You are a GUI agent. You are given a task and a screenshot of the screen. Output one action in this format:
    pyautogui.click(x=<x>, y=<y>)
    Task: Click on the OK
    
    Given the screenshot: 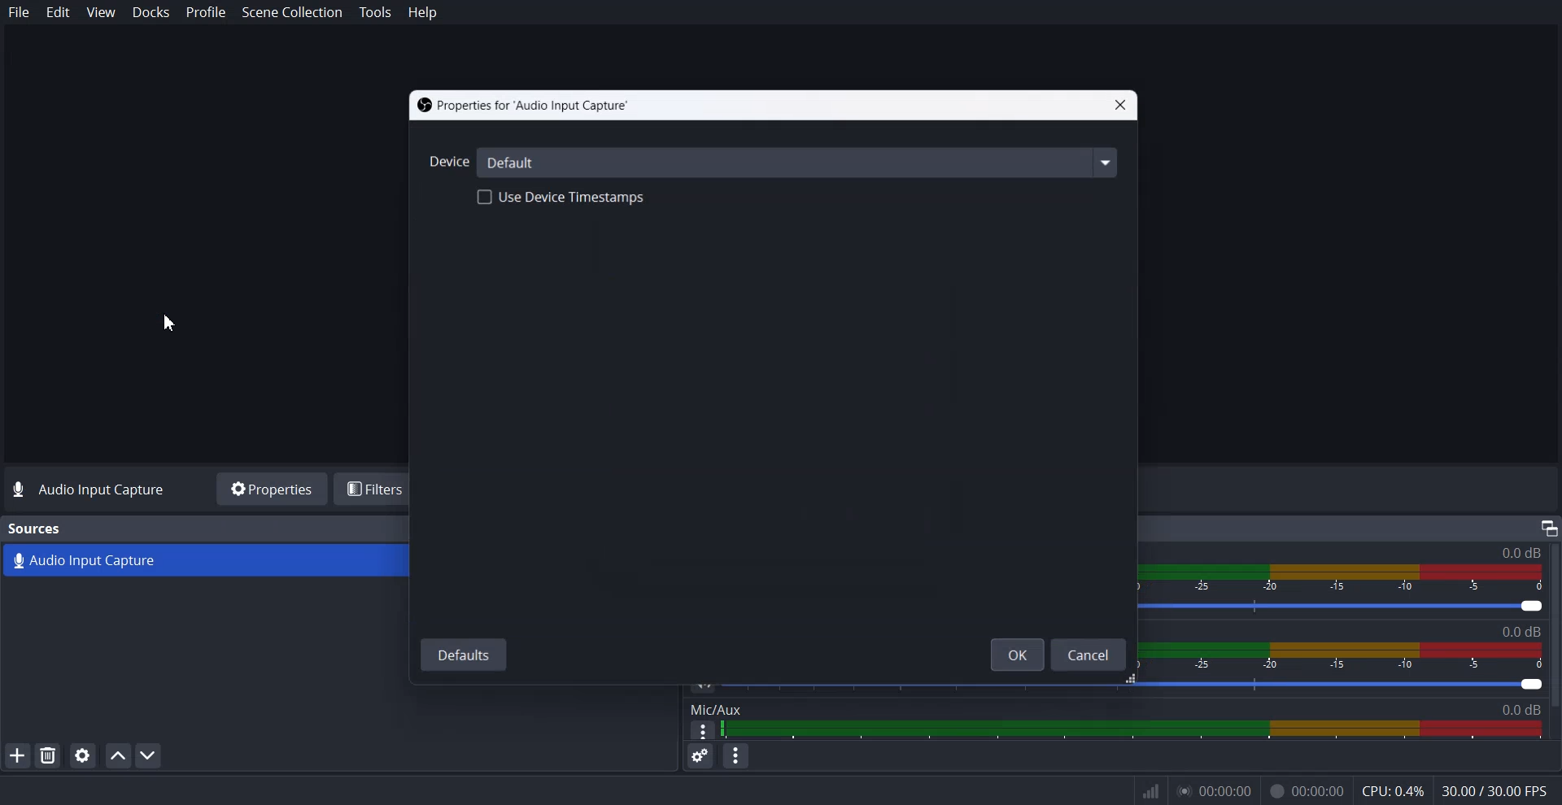 What is the action you would take?
    pyautogui.click(x=1015, y=654)
    